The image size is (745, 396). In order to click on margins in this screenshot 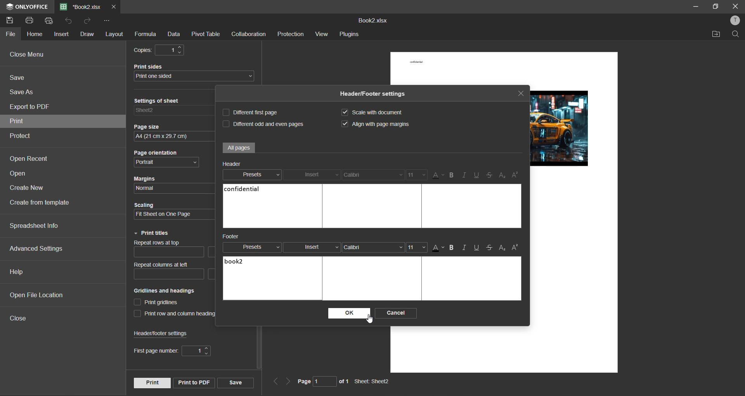, I will do `click(172, 188)`.